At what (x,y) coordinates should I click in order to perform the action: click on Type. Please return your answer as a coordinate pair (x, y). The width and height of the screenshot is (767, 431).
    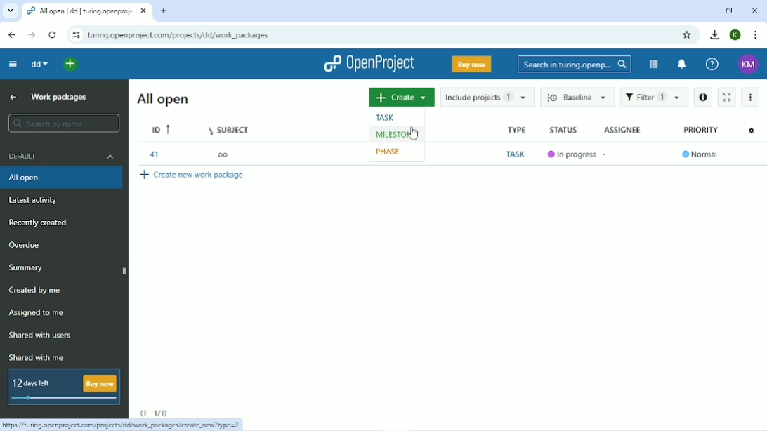
    Looking at the image, I should click on (518, 130).